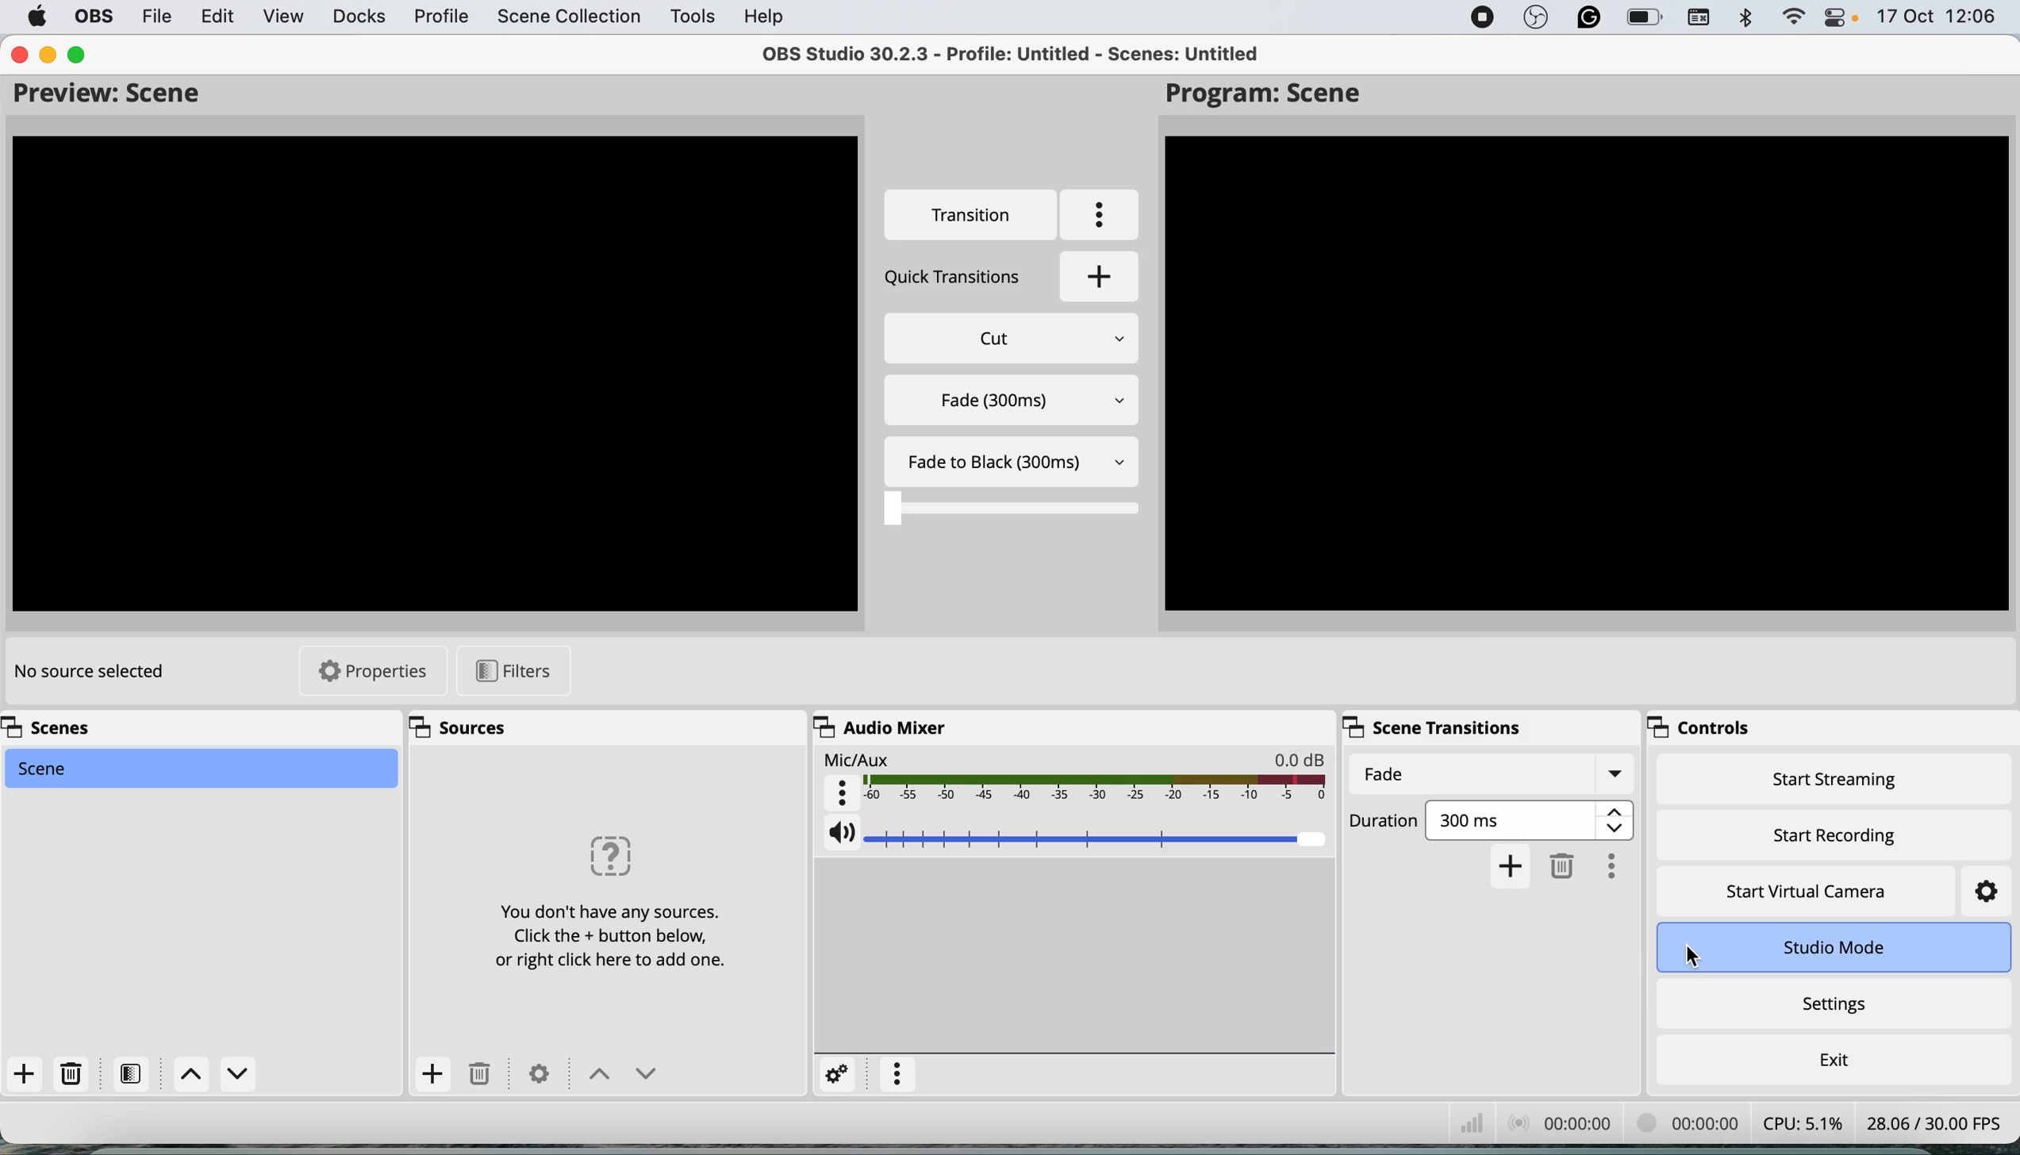  Describe the element at coordinates (1012, 336) in the screenshot. I see `cut` at that location.